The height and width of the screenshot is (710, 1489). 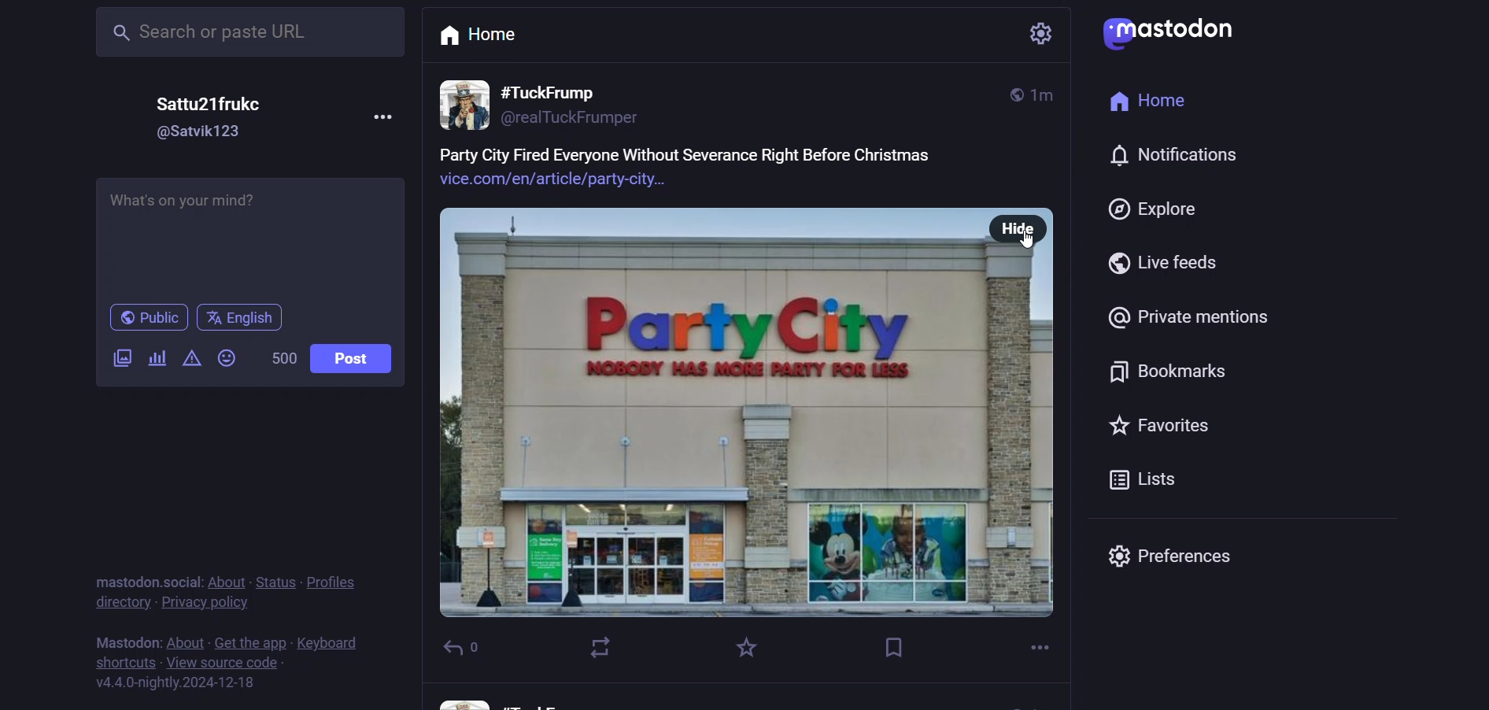 I want to click on Version, so click(x=189, y=686).